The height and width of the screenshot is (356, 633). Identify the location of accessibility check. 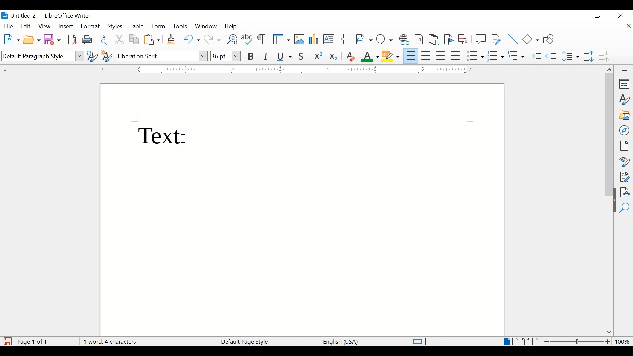
(625, 193).